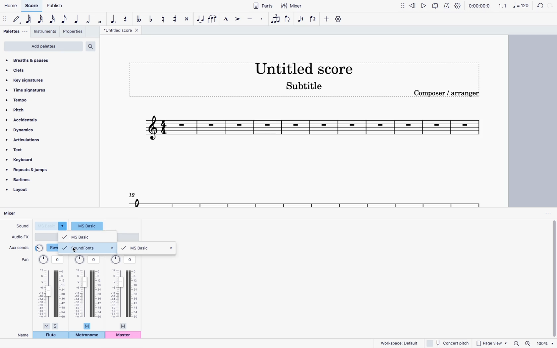  Describe the element at coordinates (514, 5) in the screenshot. I see `scale` at that location.